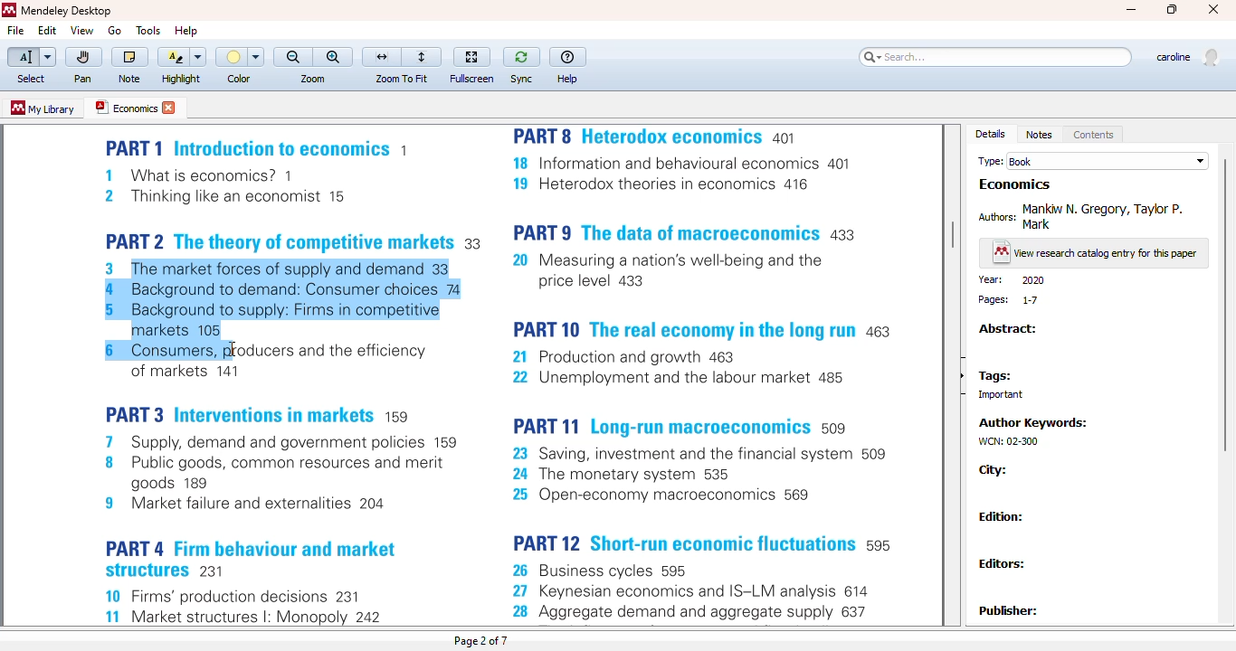 The width and height of the screenshot is (1236, 651). What do you see at coordinates (994, 377) in the screenshot?
I see `tags: ` at bounding box center [994, 377].